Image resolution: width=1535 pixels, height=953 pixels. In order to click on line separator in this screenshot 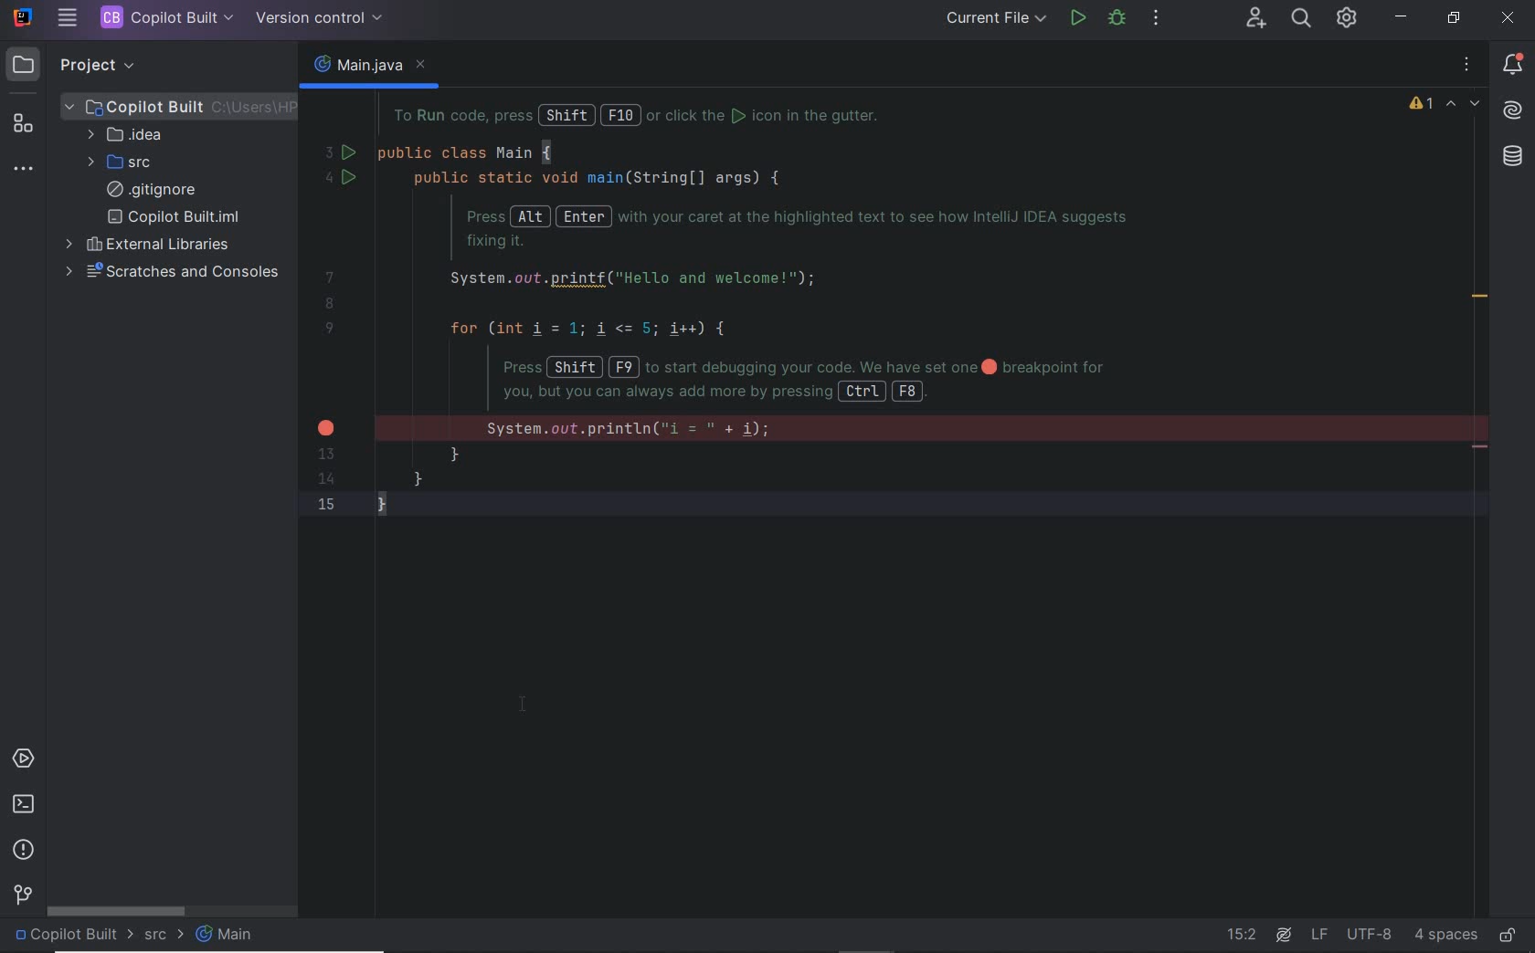, I will do `click(1322, 936)`.